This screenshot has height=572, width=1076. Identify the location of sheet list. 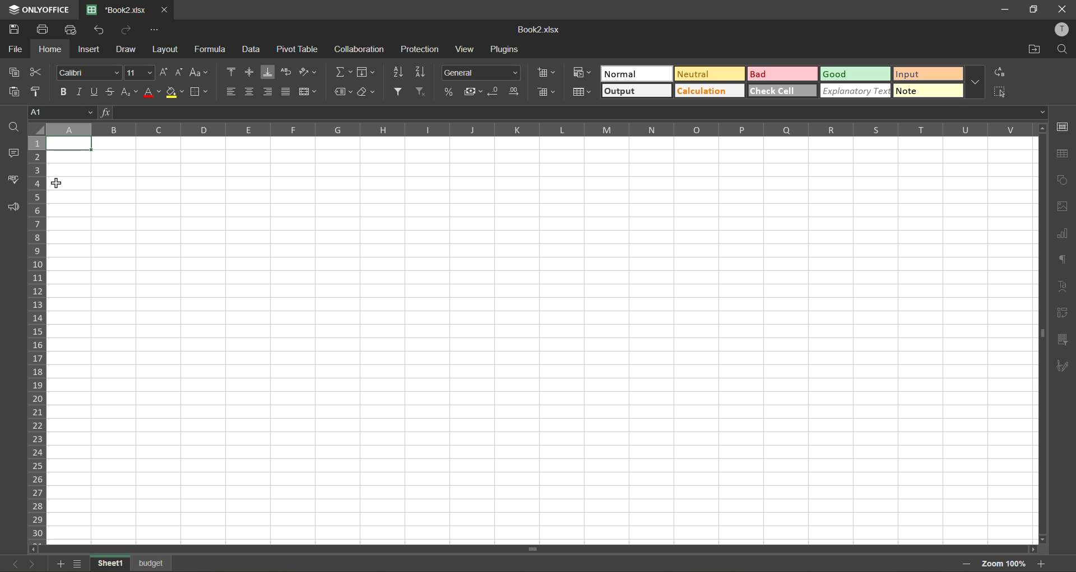
(77, 564).